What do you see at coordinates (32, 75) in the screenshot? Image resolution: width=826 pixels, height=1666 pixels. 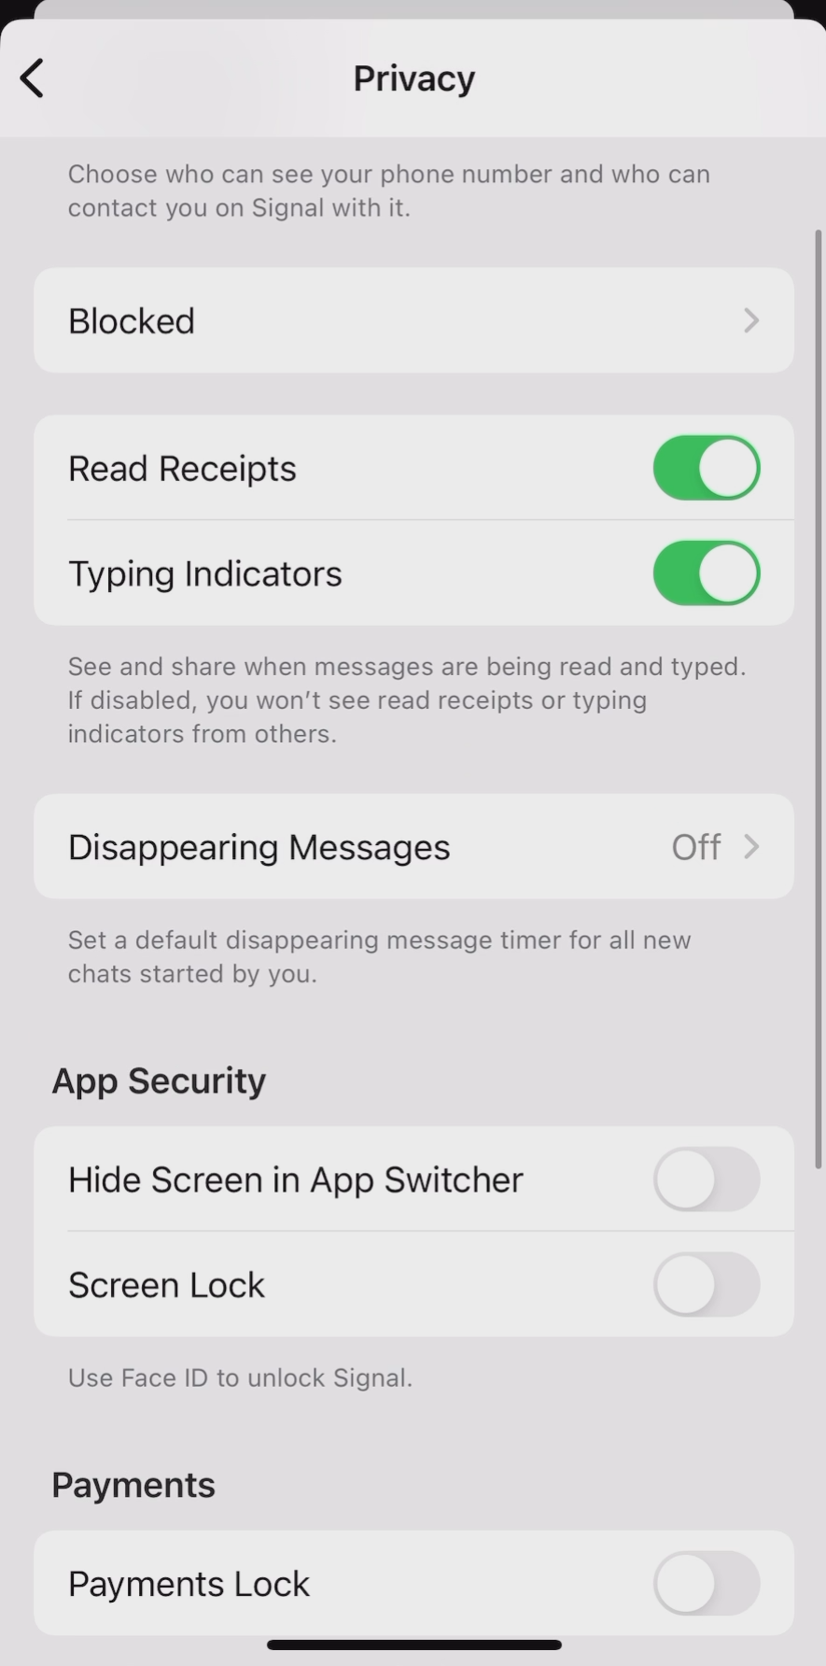 I see `navigate back` at bounding box center [32, 75].